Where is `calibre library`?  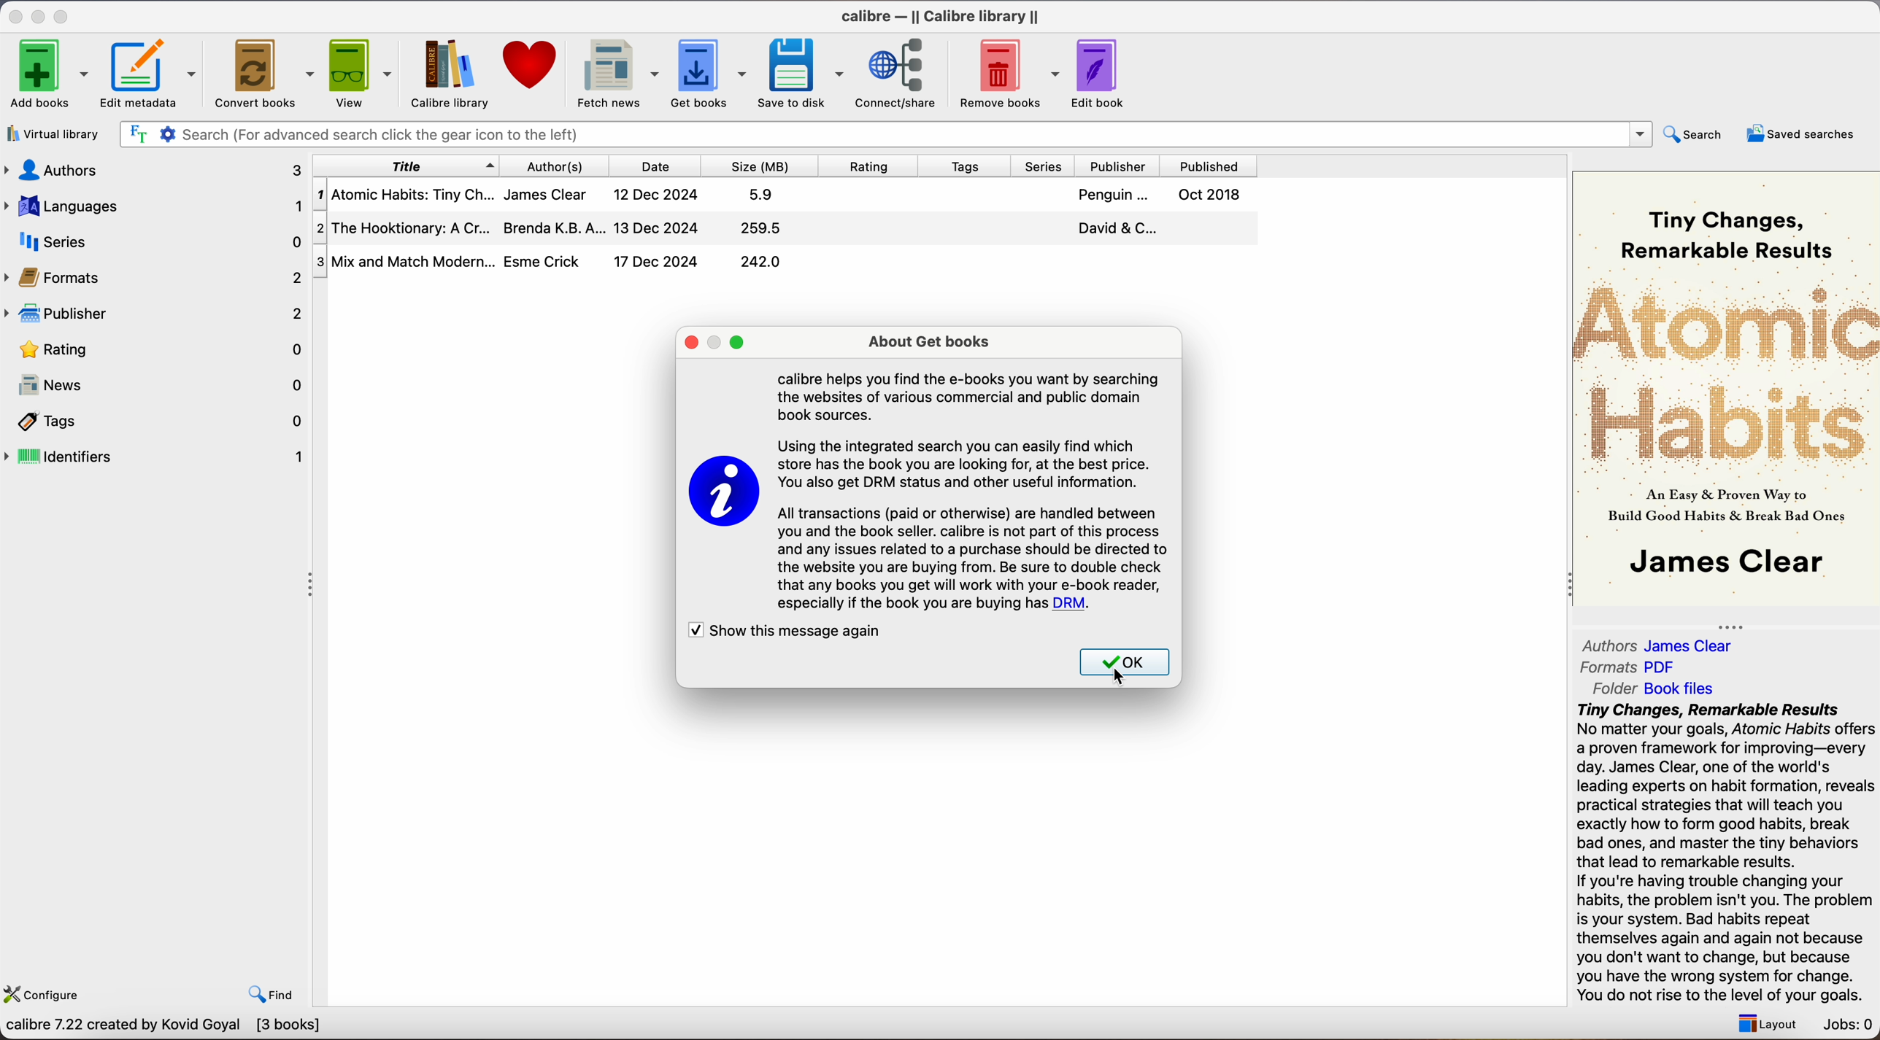
calibre library is located at coordinates (444, 74).